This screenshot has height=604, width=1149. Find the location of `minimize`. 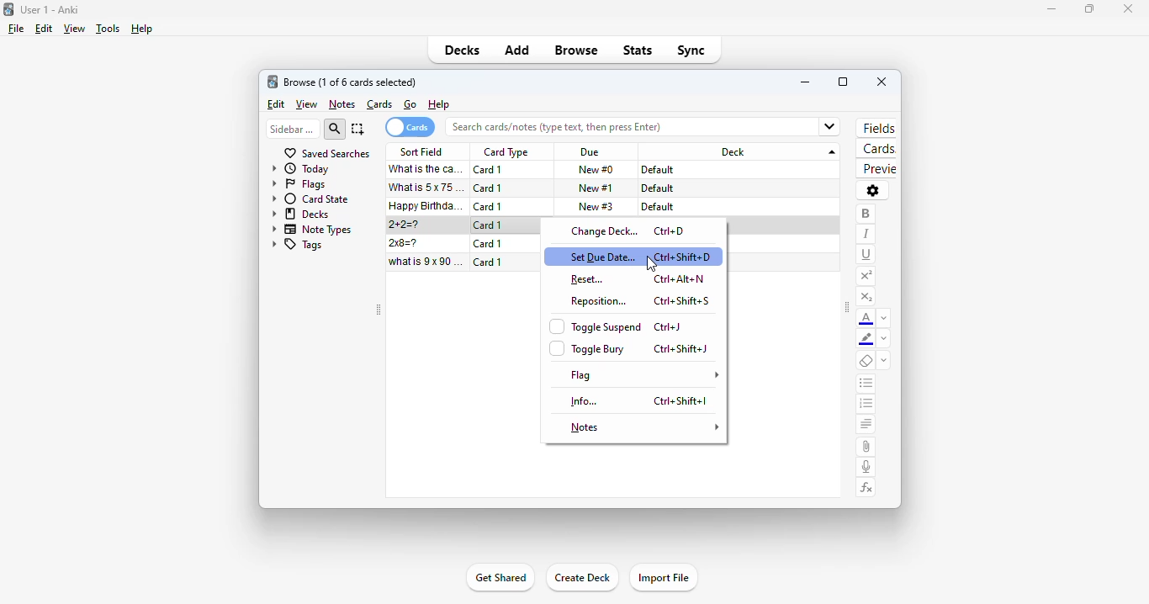

minimize is located at coordinates (806, 82).